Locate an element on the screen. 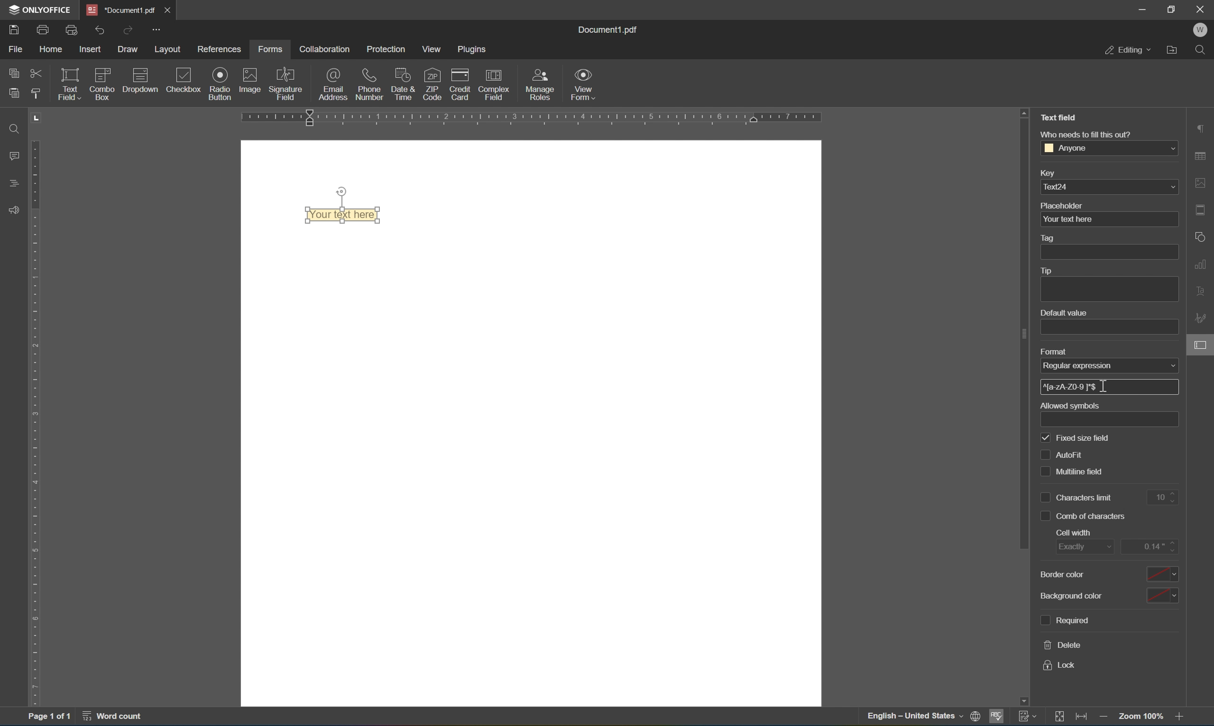  tip is located at coordinates (1045, 271).